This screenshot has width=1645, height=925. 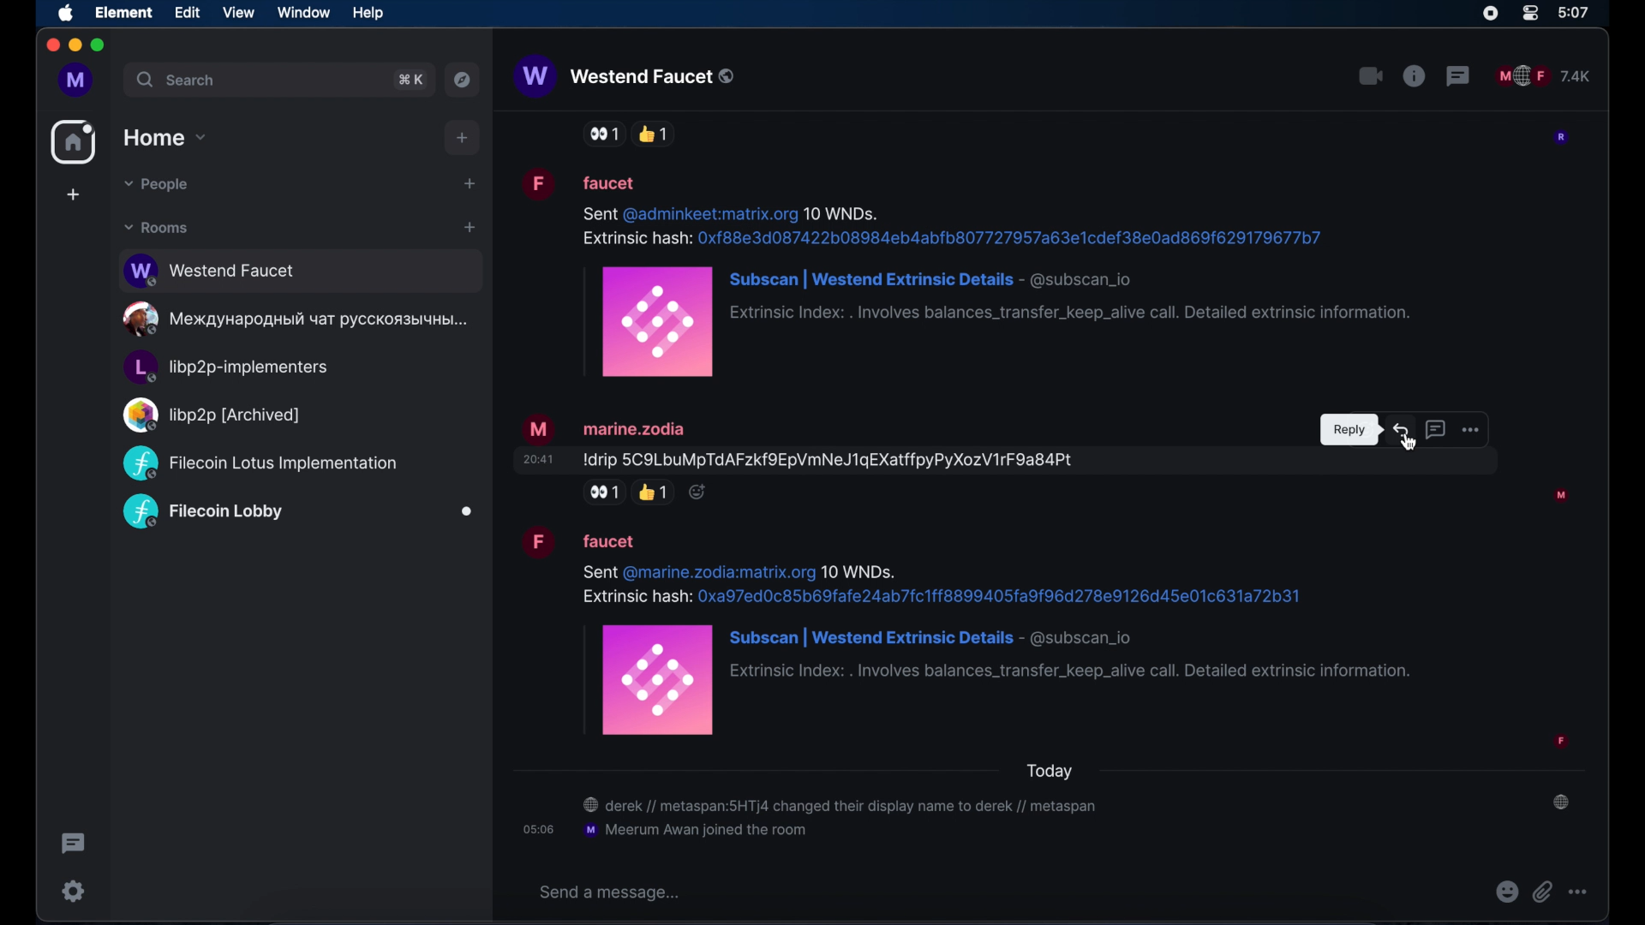 I want to click on participant profile picture, so click(x=1563, y=494).